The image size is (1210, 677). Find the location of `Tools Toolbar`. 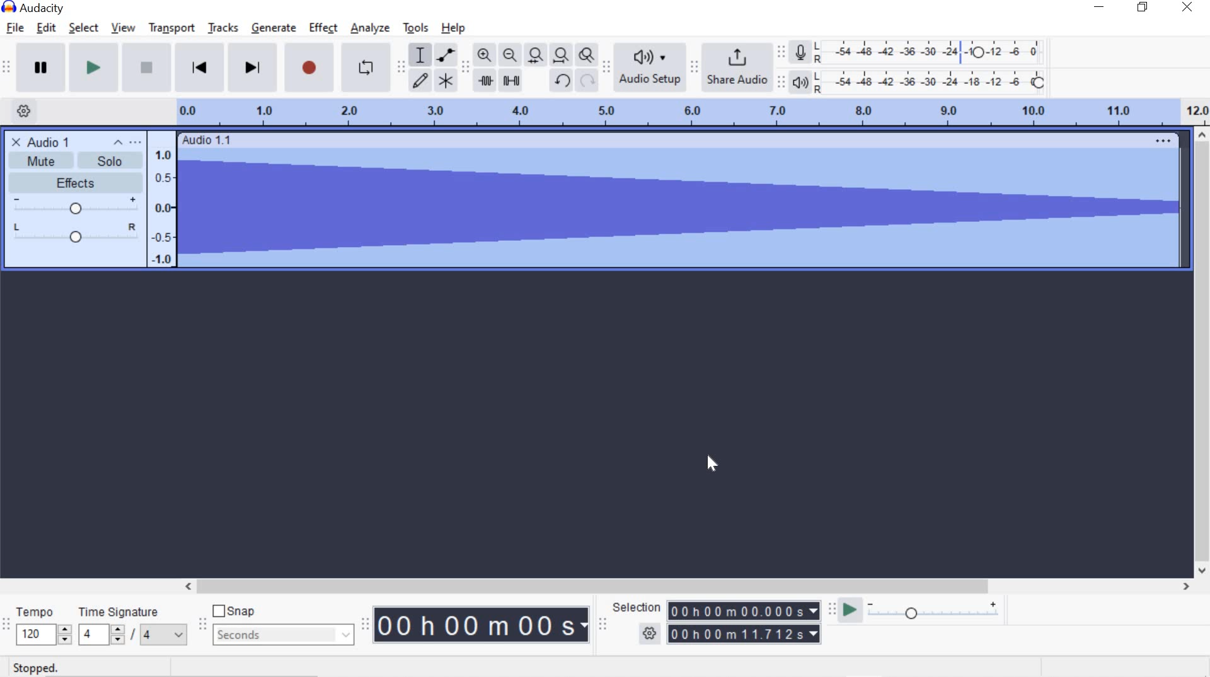

Tools Toolbar is located at coordinates (403, 68).